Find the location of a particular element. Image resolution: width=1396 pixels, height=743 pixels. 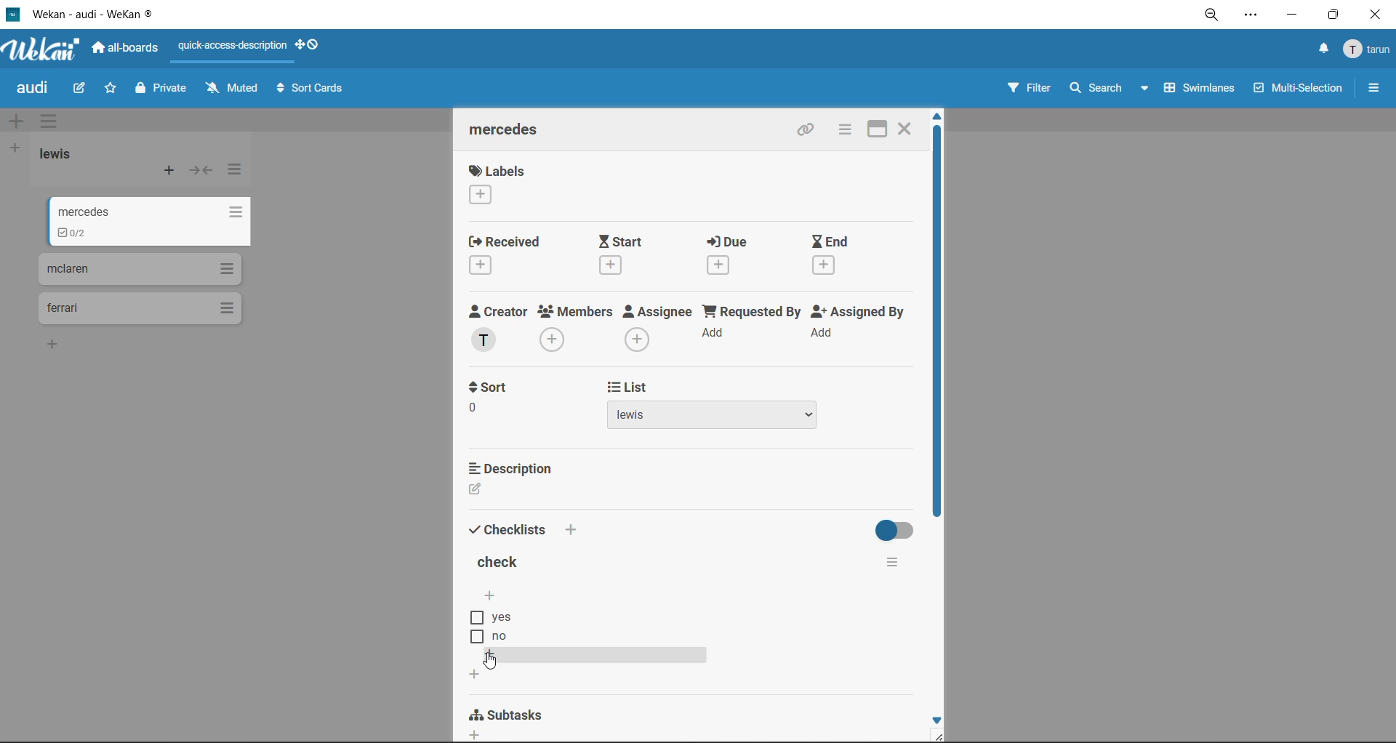

creator is located at coordinates (498, 311).